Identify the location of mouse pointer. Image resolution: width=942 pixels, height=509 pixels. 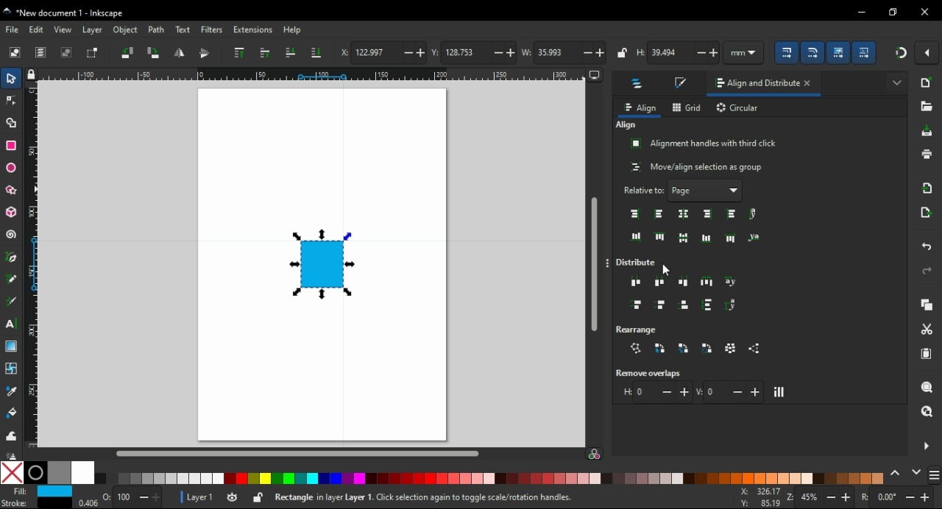
(667, 271).